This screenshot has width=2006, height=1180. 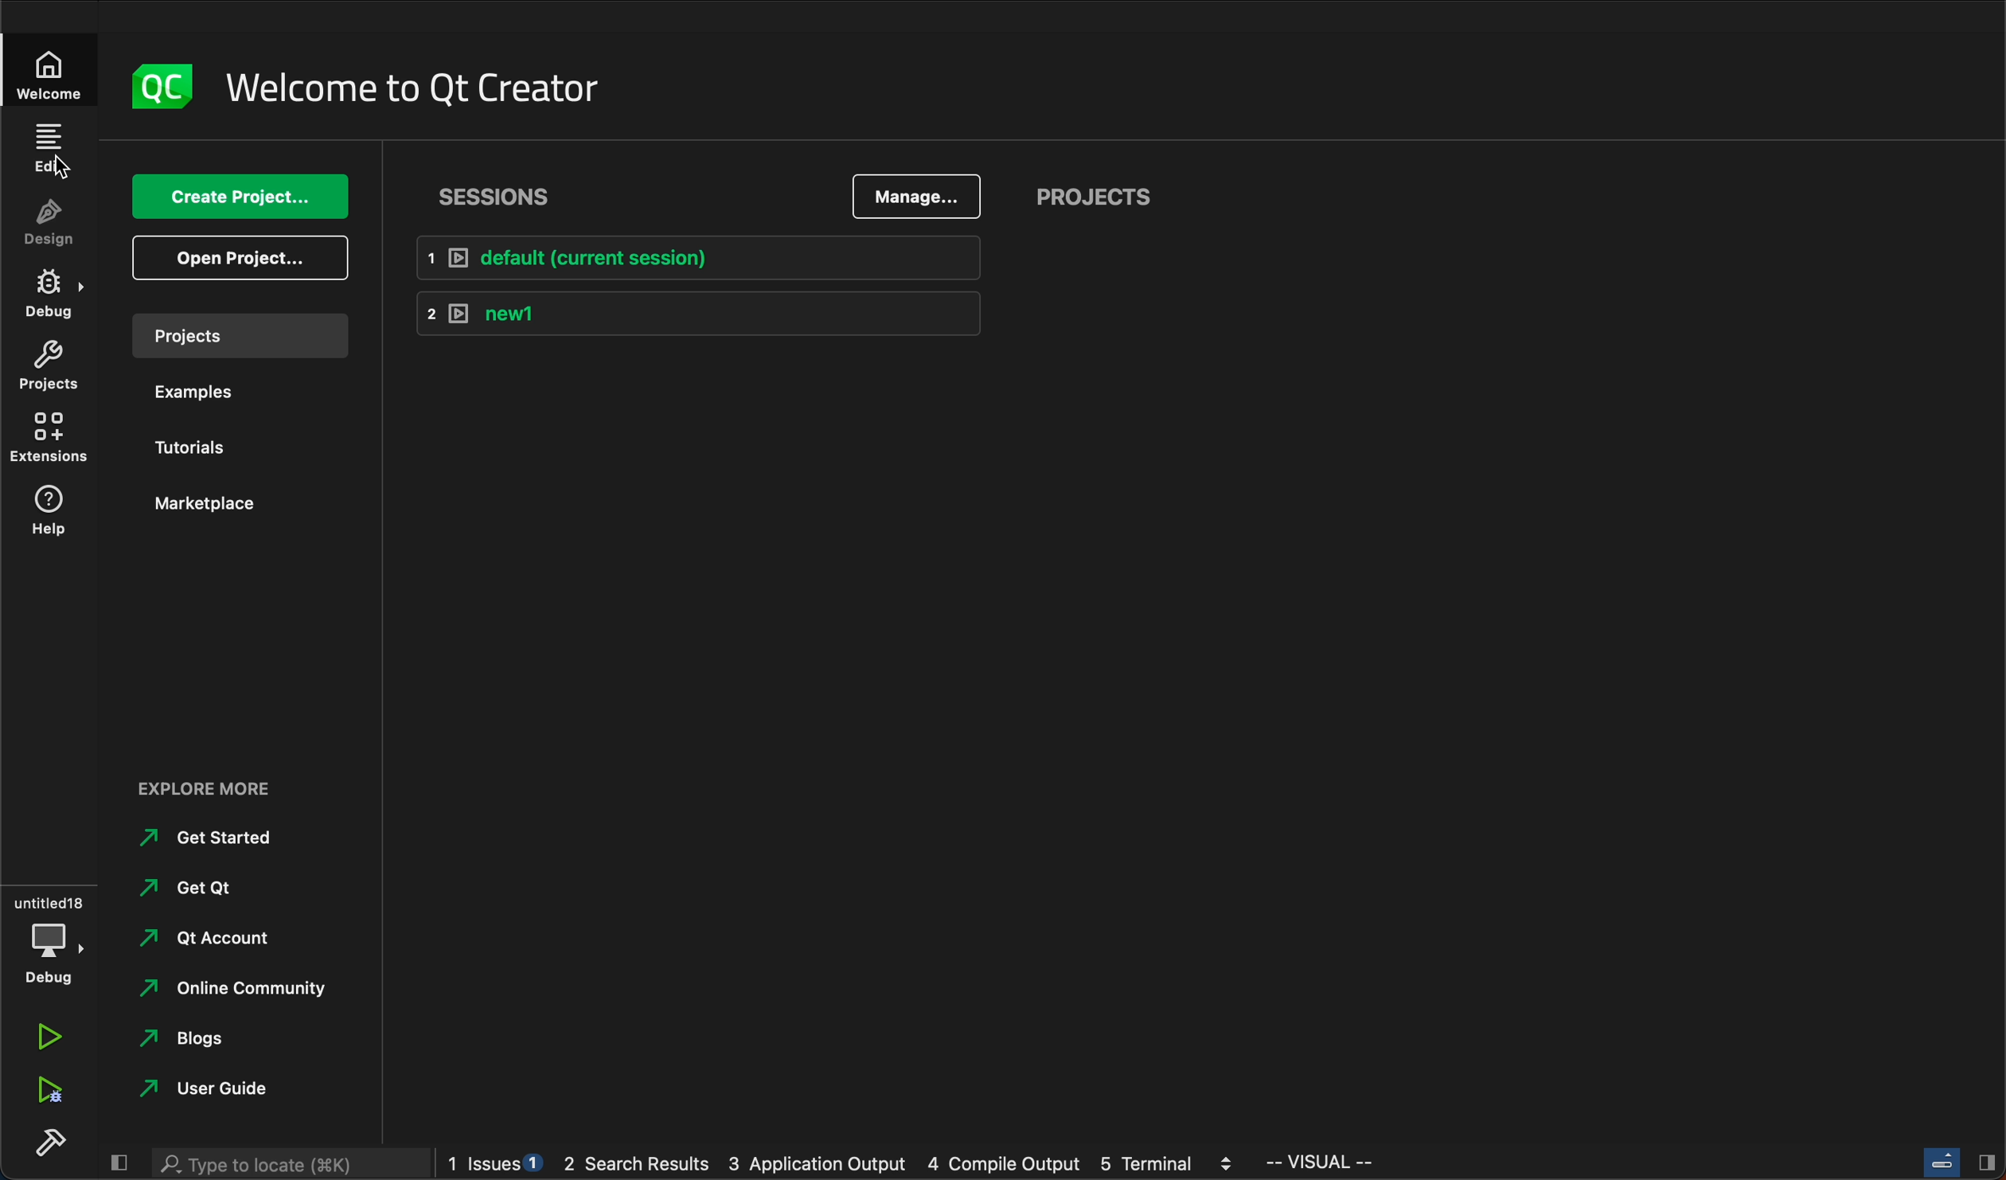 What do you see at coordinates (48, 1039) in the screenshot?
I see `run` at bounding box center [48, 1039].